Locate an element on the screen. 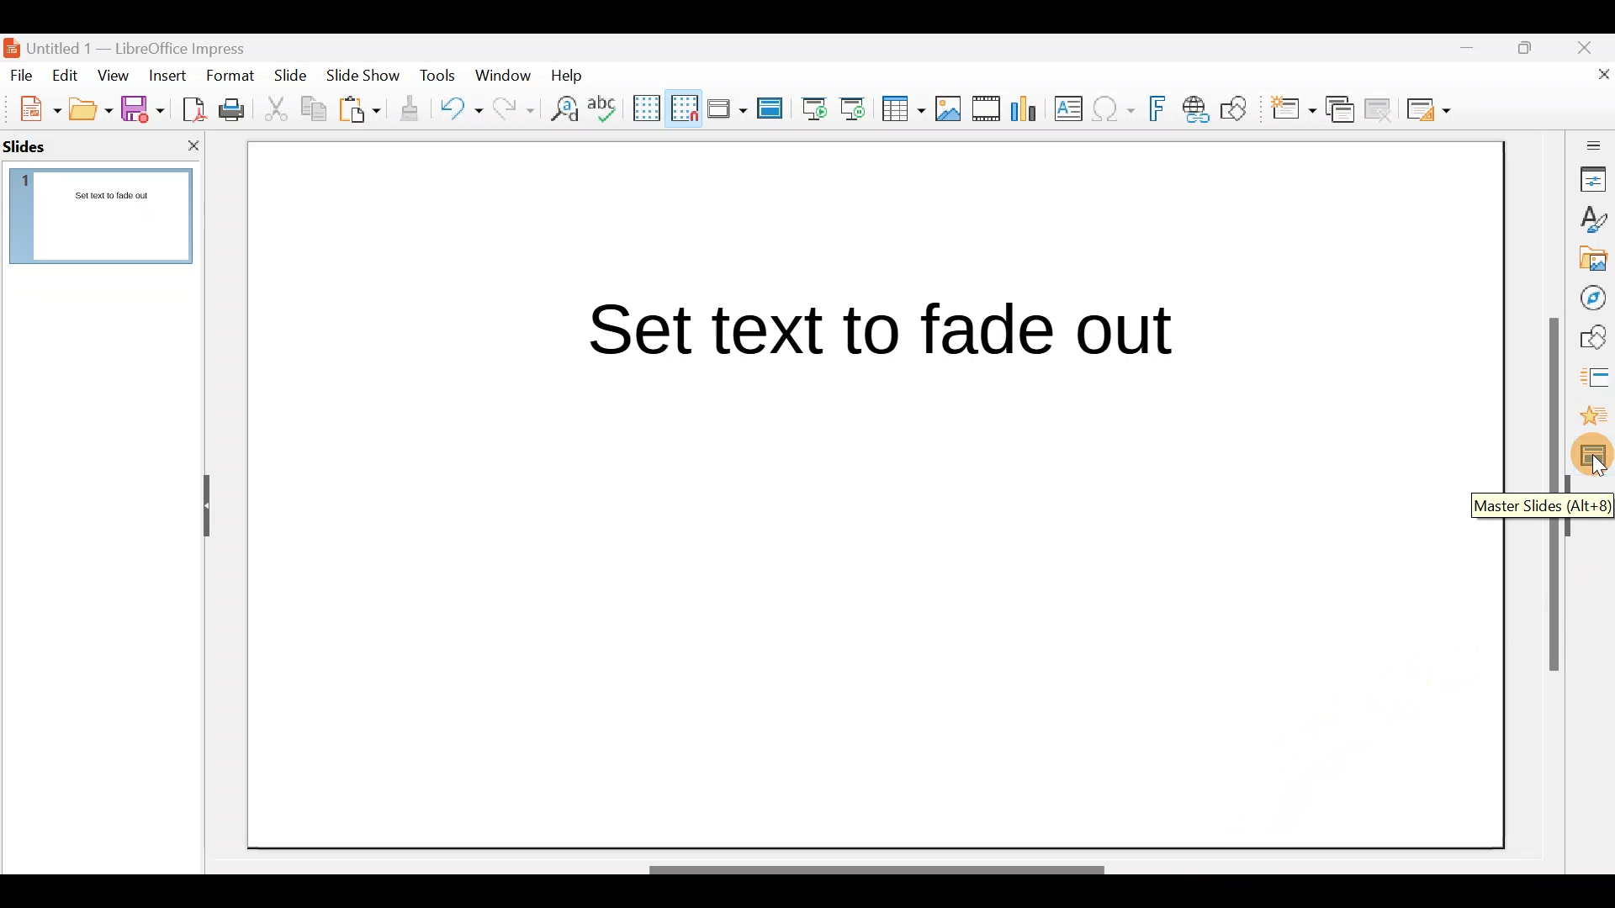  Tools is located at coordinates (439, 78).